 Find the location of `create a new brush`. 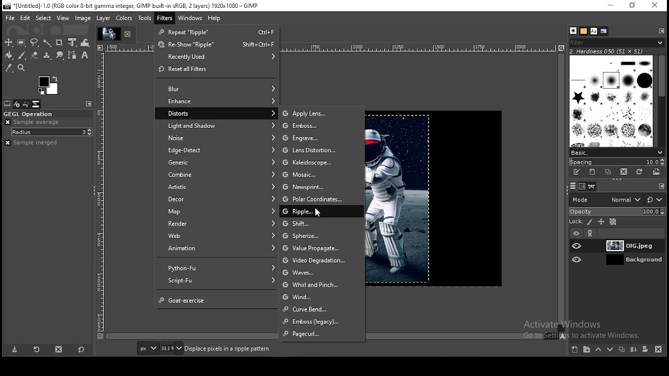

create a new brush is located at coordinates (593, 172).